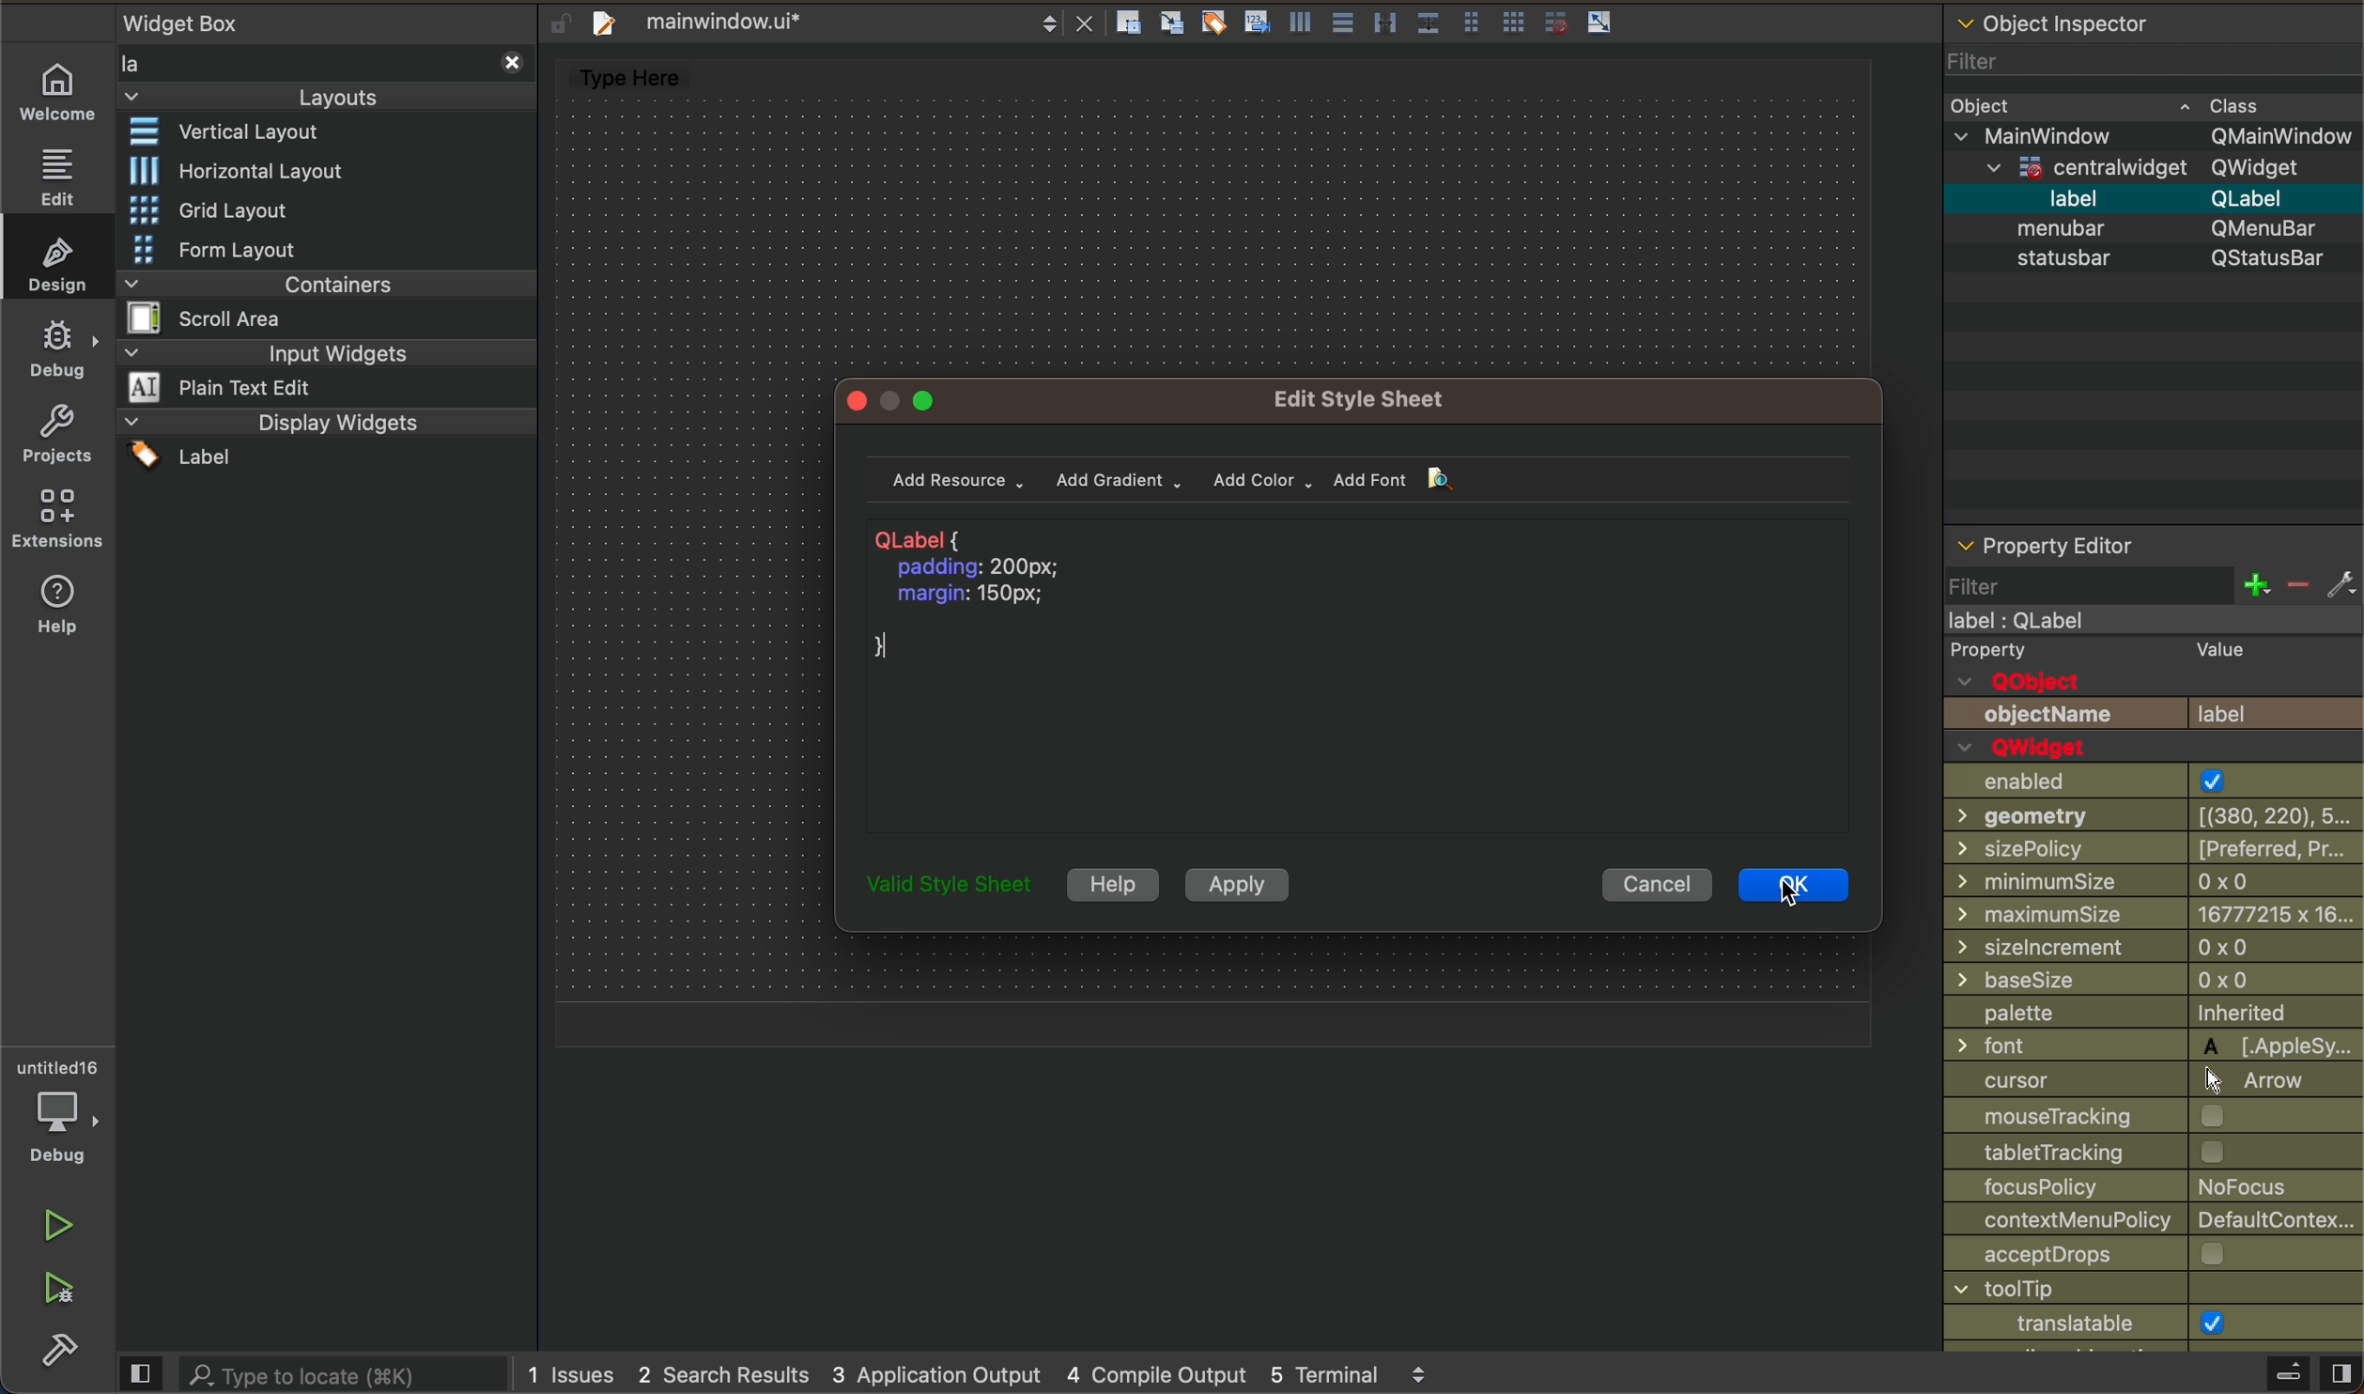 This screenshot has height=1394, width=2364. What do you see at coordinates (2125, 106) in the screenshot?
I see `object` at bounding box center [2125, 106].